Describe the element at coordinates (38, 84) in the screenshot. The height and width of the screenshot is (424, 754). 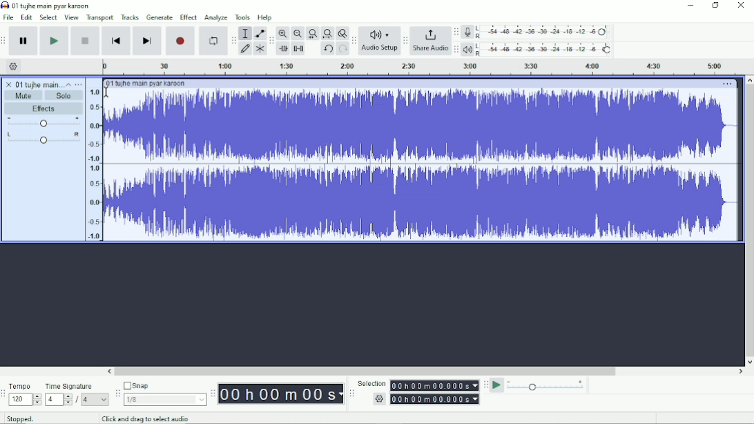
I see `01 tujhe main` at that location.